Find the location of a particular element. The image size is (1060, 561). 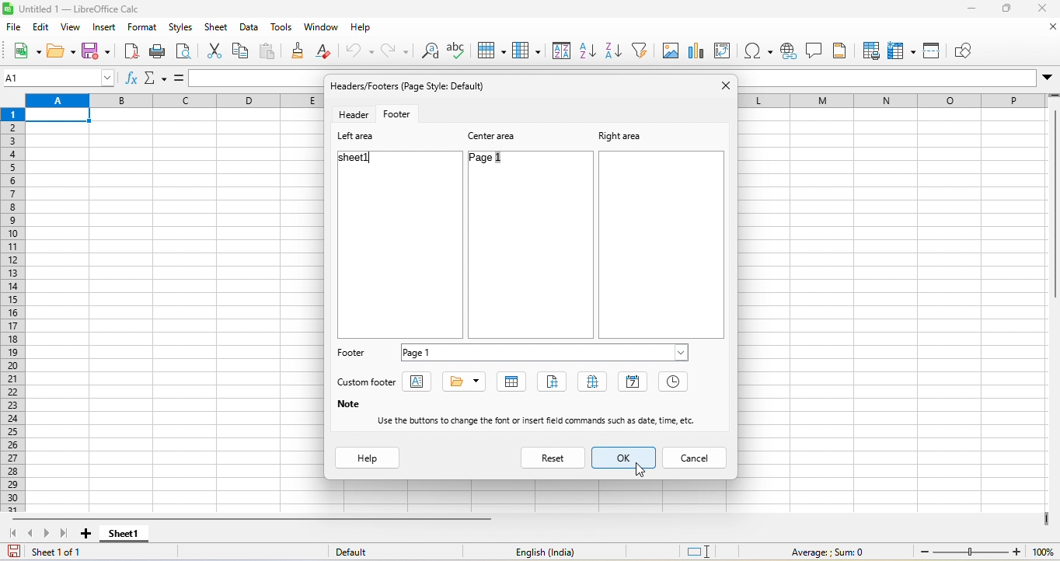

sort ascending is located at coordinates (588, 51).